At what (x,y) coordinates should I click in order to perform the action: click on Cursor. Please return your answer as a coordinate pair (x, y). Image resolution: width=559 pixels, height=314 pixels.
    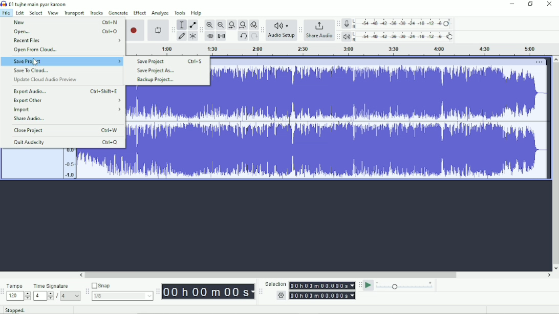
    Looking at the image, I should click on (35, 62).